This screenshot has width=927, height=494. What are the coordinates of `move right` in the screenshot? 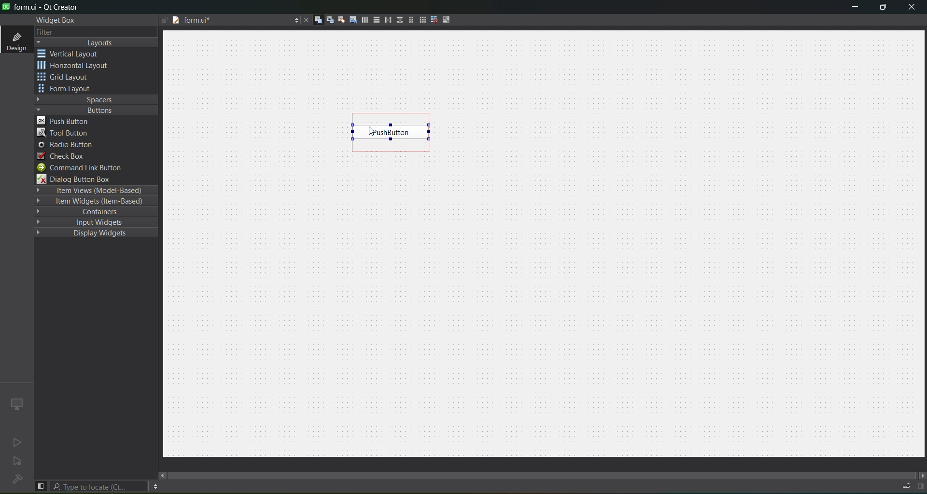 It's located at (920, 474).